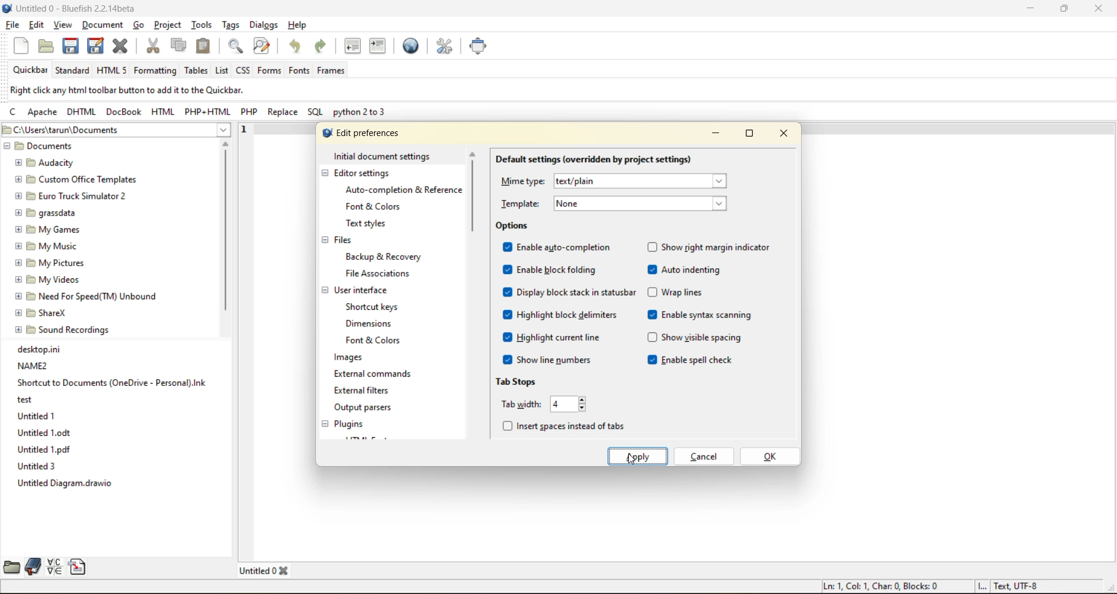 The height and width of the screenshot is (594, 1117). Describe the element at coordinates (365, 174) in the screenshot. I see `editor settings` at that location.